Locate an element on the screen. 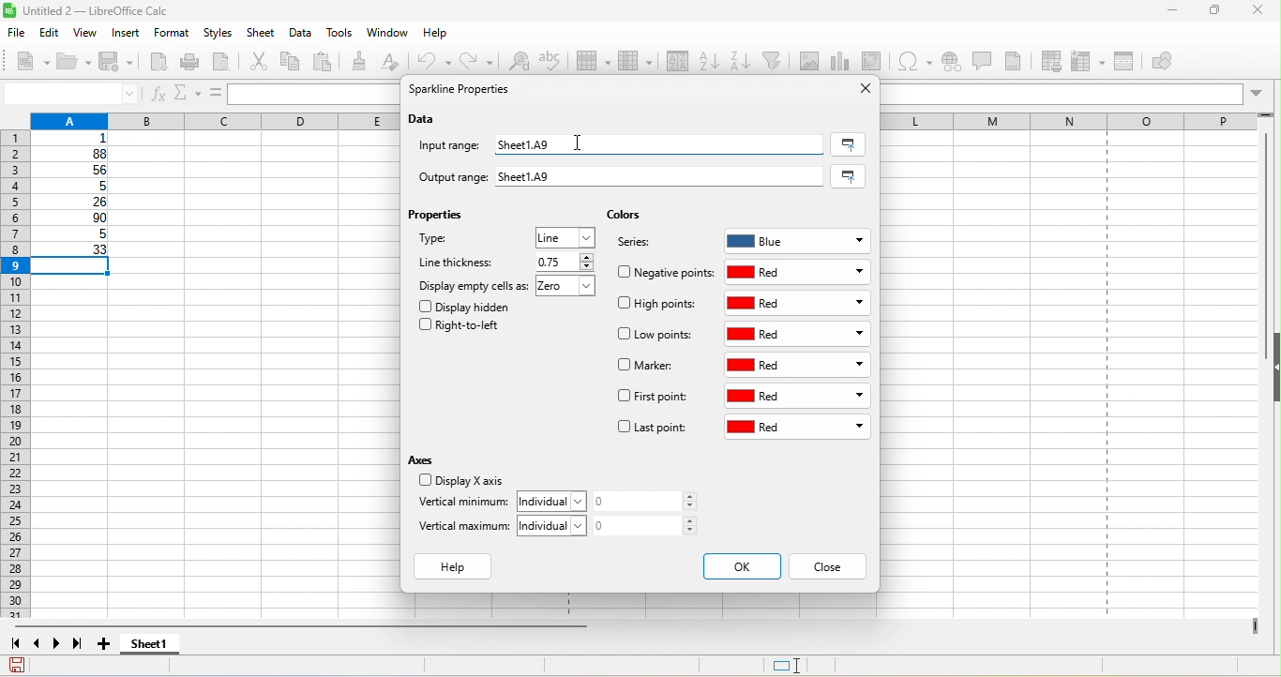 Image resolution: width=1281 pixels, height=677 pixels. properties is located at coordinates (440, 218).